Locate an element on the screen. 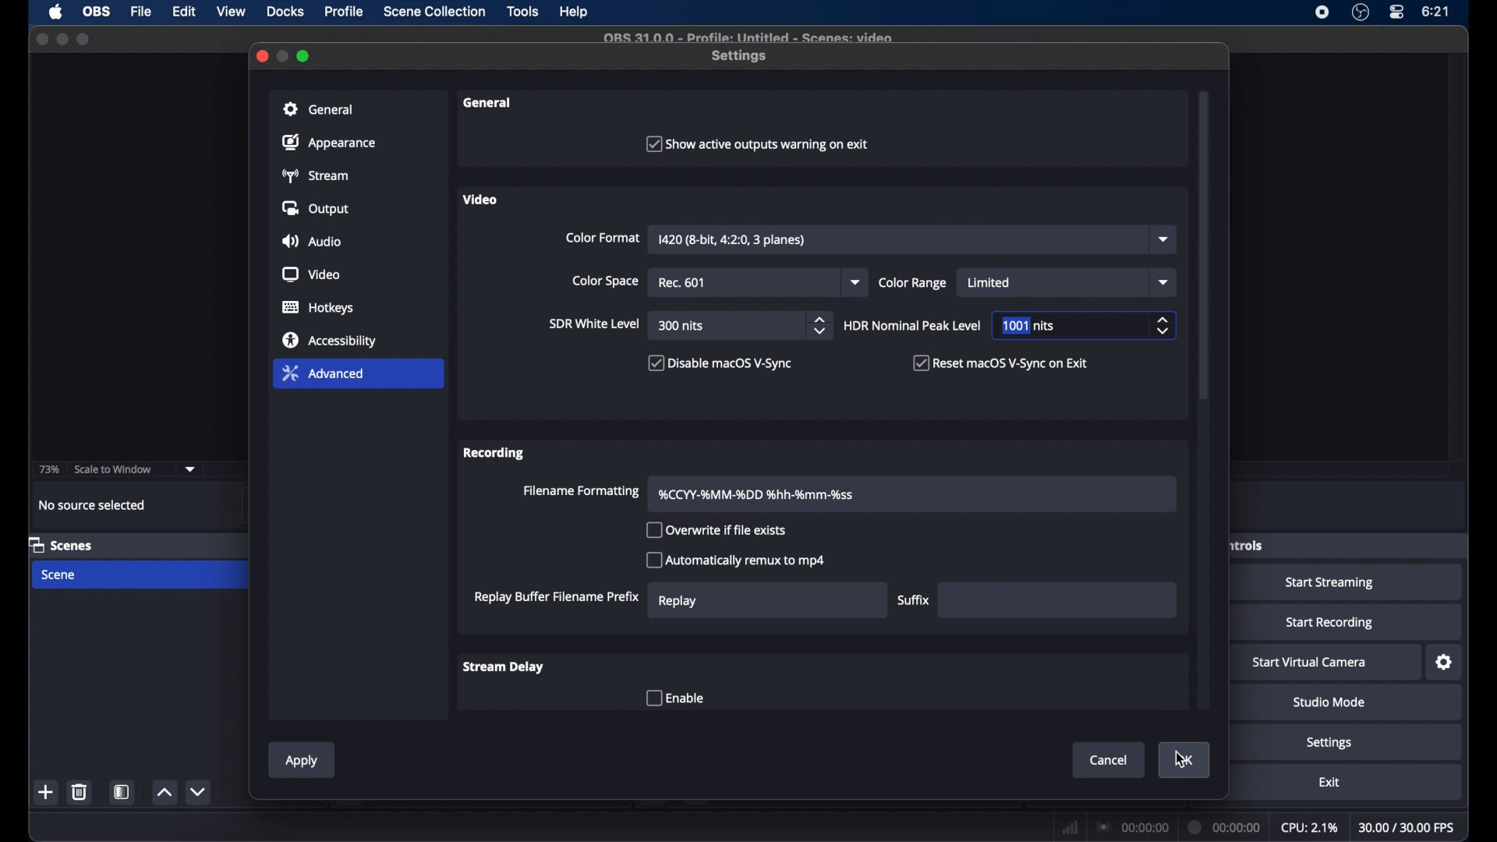  color range is located at coordinates (912, 282).